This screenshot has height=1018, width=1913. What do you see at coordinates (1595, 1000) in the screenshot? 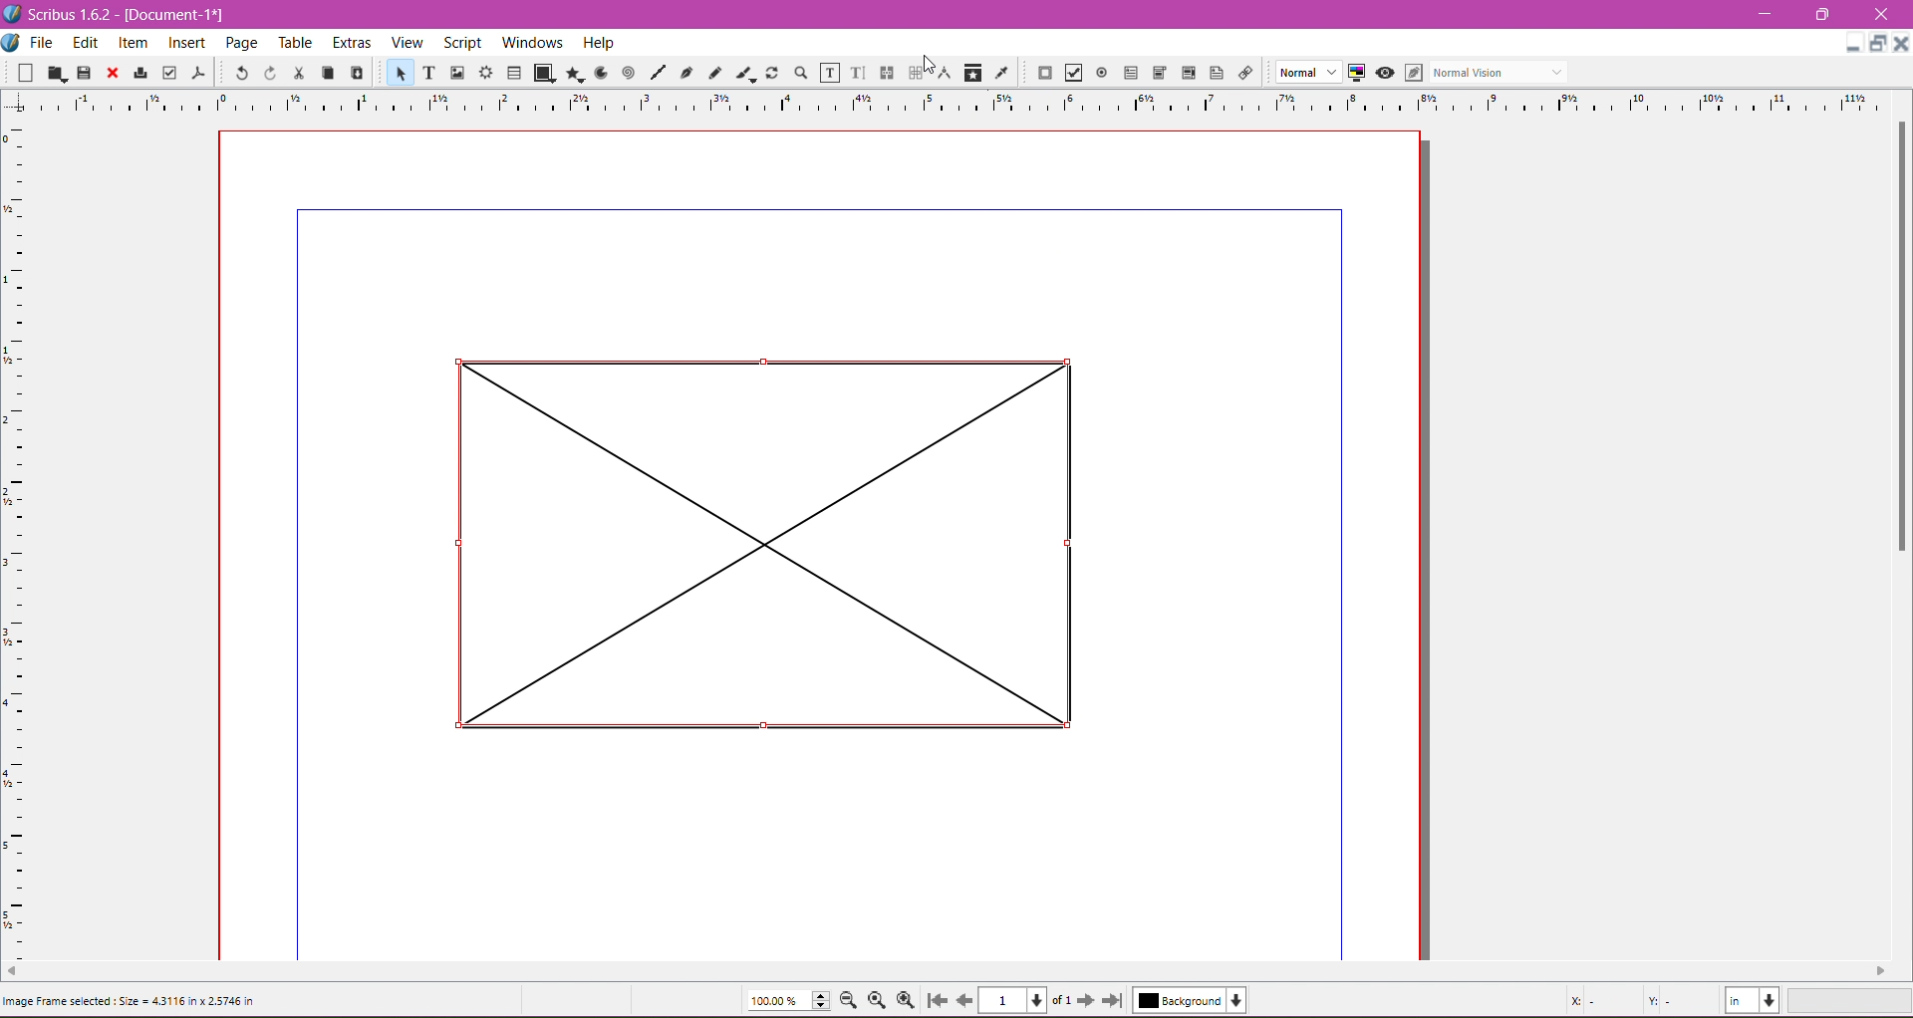
I see `` at bounding box center [1595, 1000].